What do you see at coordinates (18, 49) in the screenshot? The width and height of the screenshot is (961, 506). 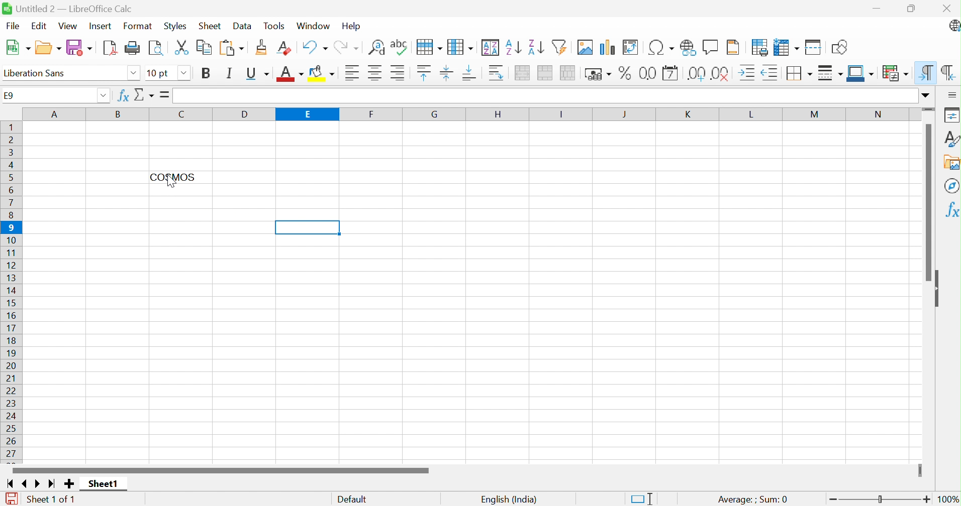 I see `New` at bounding box center [18, 49].